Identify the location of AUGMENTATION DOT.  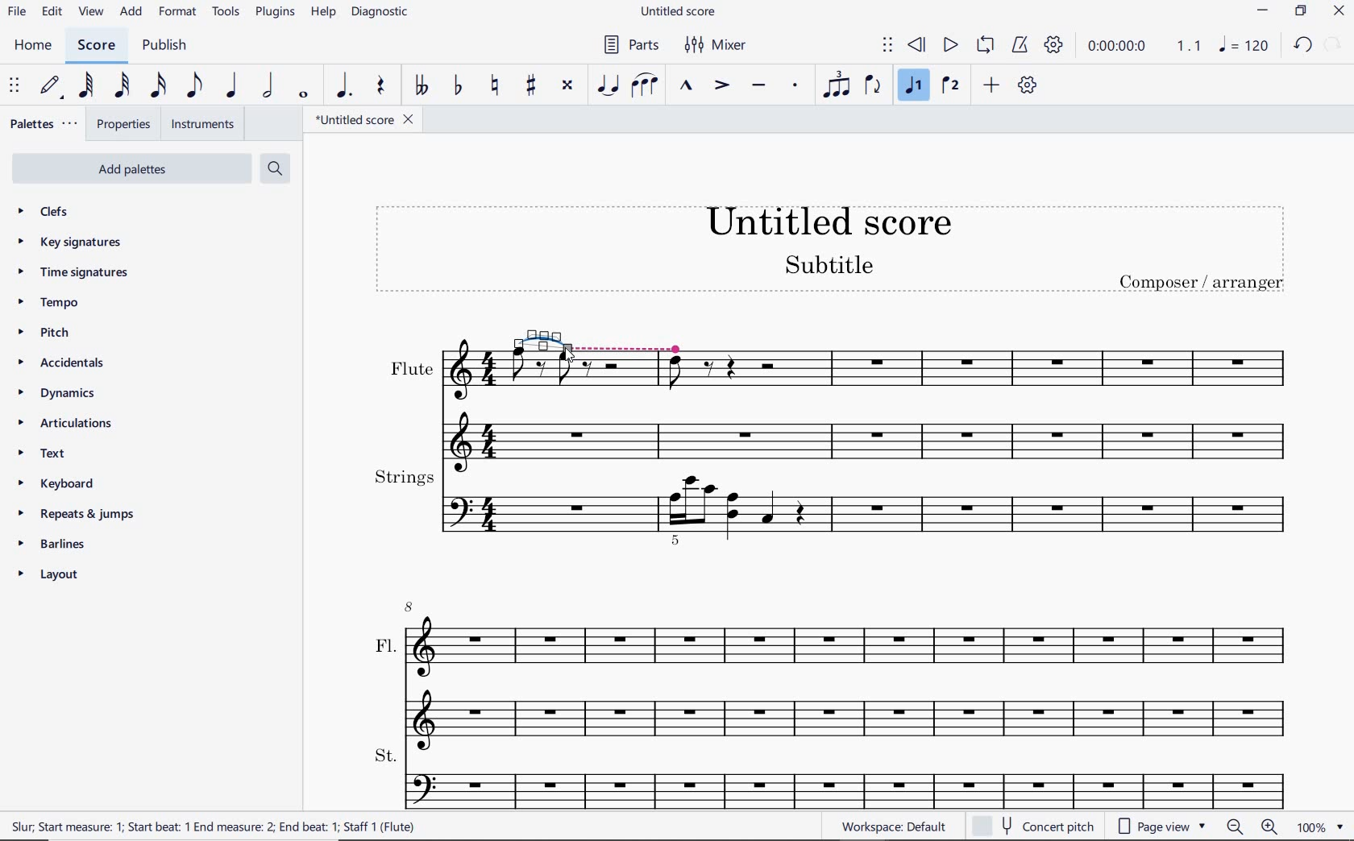
(344, 86).